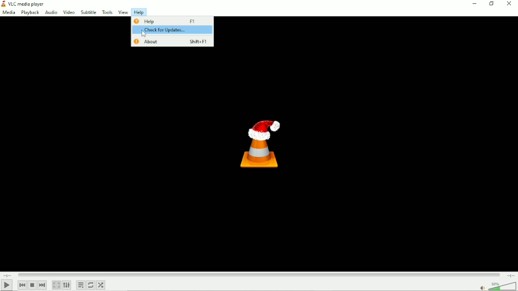  I want to click on Cursor, so click(140, 17).